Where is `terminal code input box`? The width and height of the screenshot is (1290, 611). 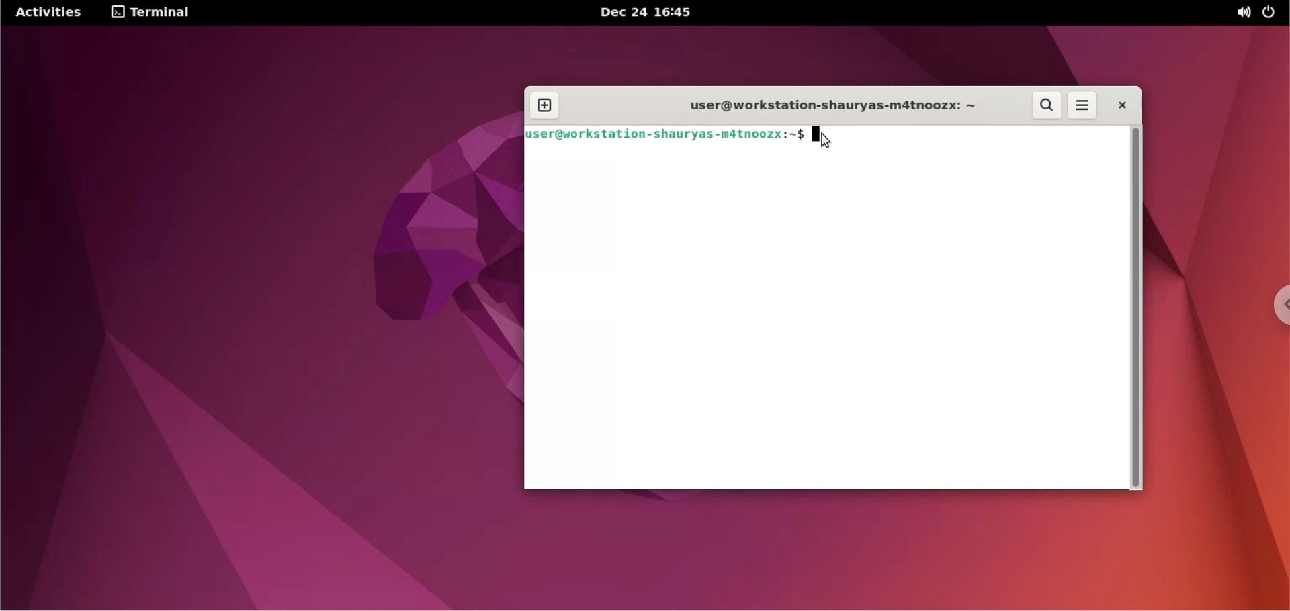
terminal code input box is located at coordinates (824, 319).